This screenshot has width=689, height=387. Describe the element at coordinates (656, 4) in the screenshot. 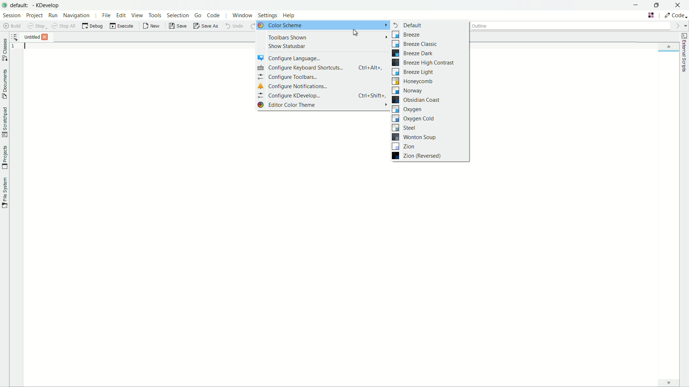

I see `maximize or restore` at that location.